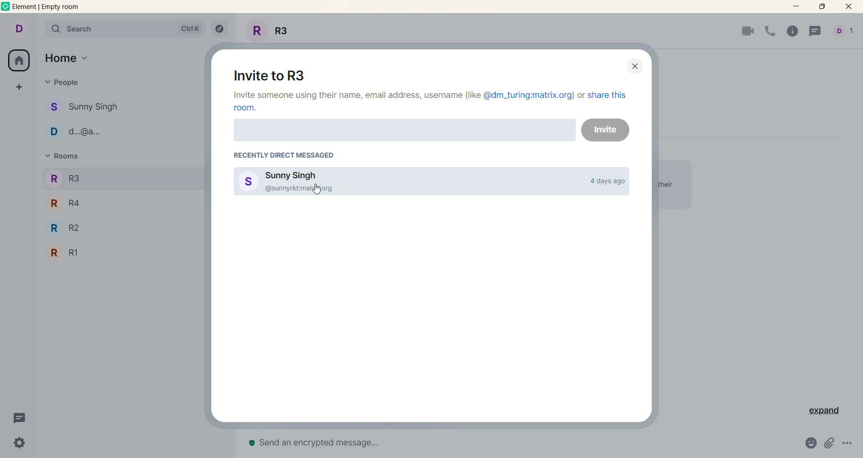 The width and height of the screenshot is (863, 458). I want to click on options, so click(848, 446).